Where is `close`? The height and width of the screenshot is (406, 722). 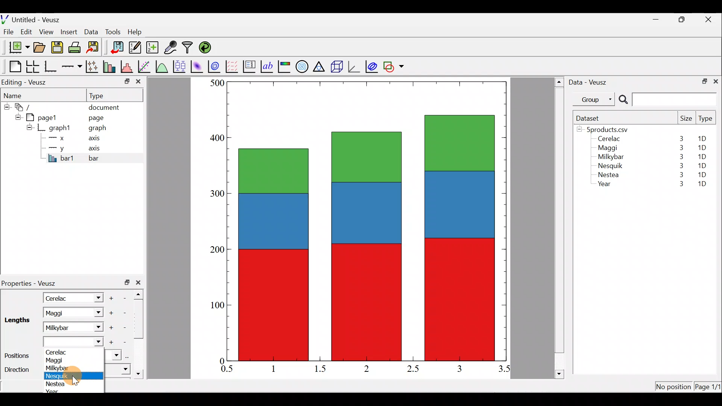 close is located at coordinates (709, 20).